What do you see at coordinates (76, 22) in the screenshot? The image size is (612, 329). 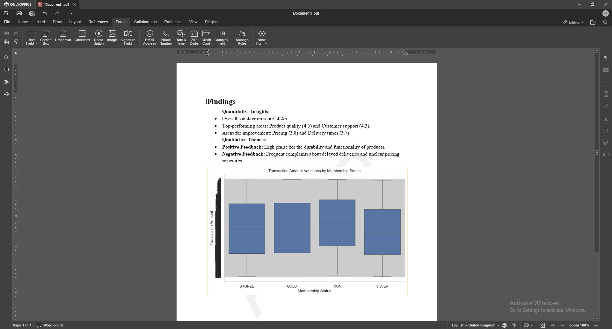 I see `layout` at bounding box center [76, 22].